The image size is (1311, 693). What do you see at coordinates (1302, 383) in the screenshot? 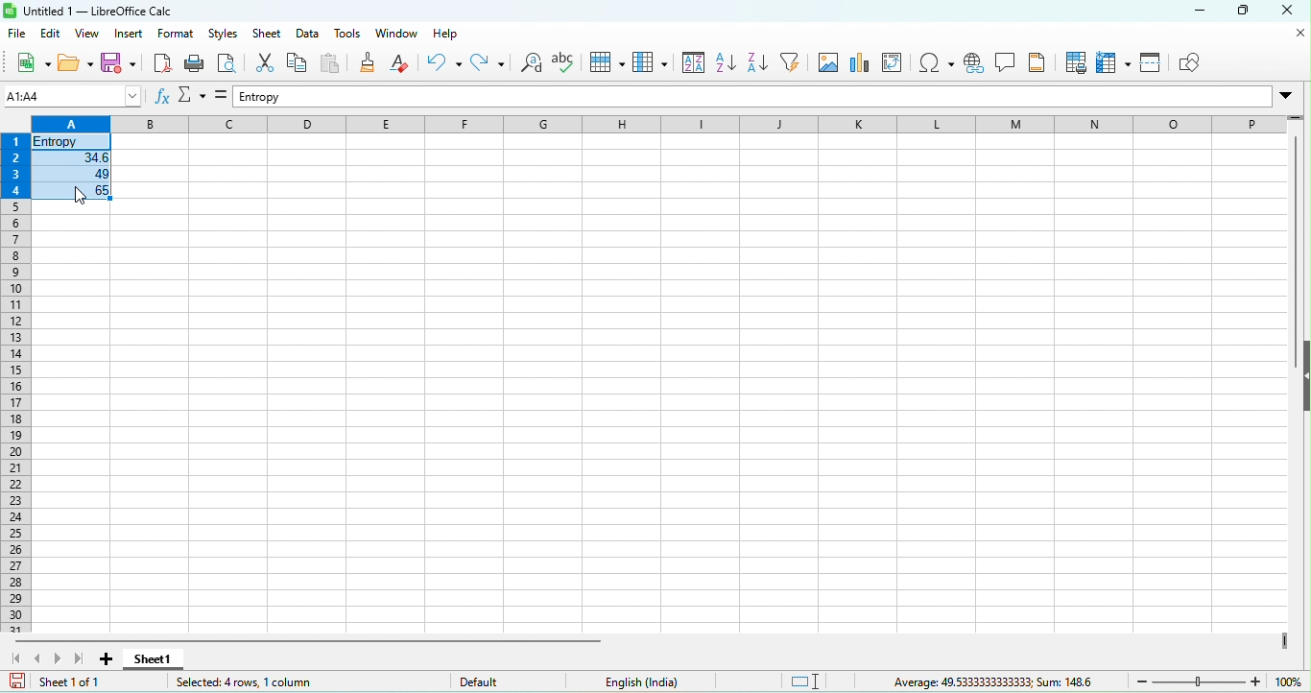
I see `height` at bounding box center [1302, 383].